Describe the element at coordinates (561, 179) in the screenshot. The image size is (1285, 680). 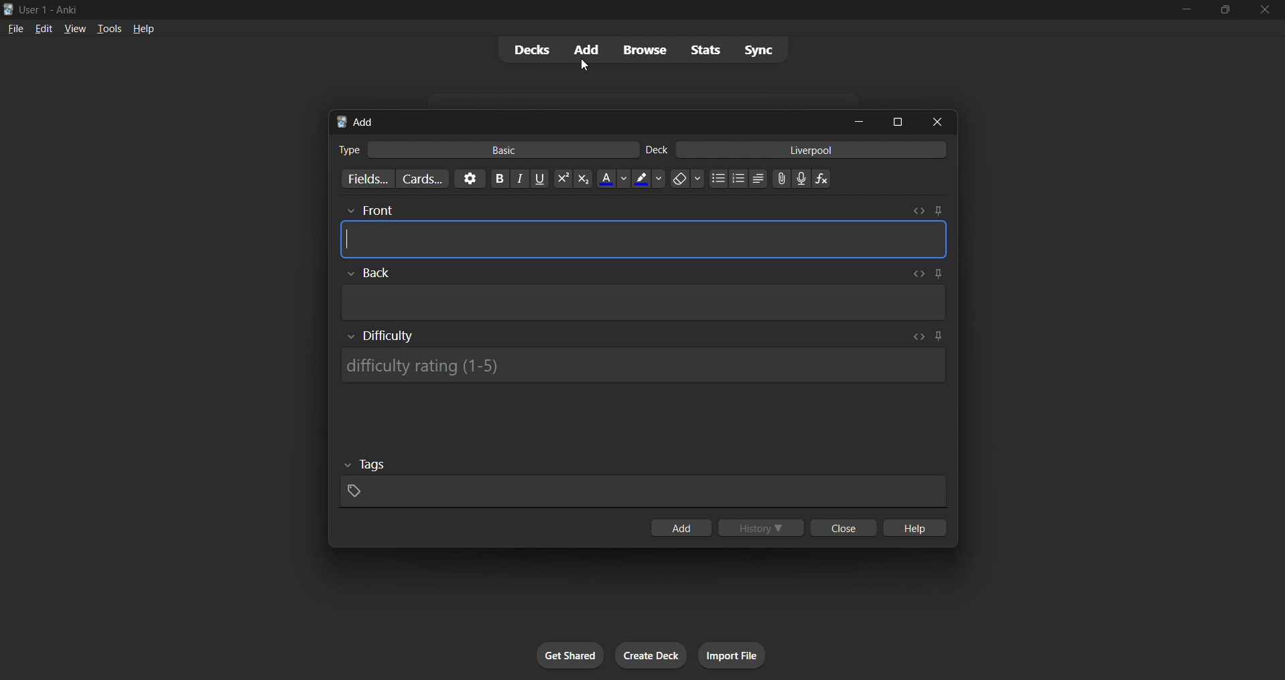
I see `superscript` at that location.